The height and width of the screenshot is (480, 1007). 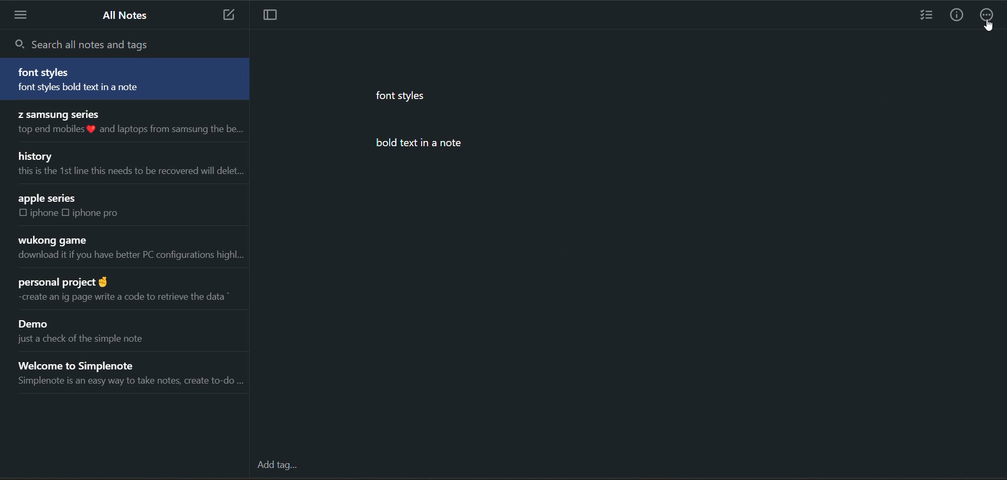 I want to click on history, so click(x=37, y=155).